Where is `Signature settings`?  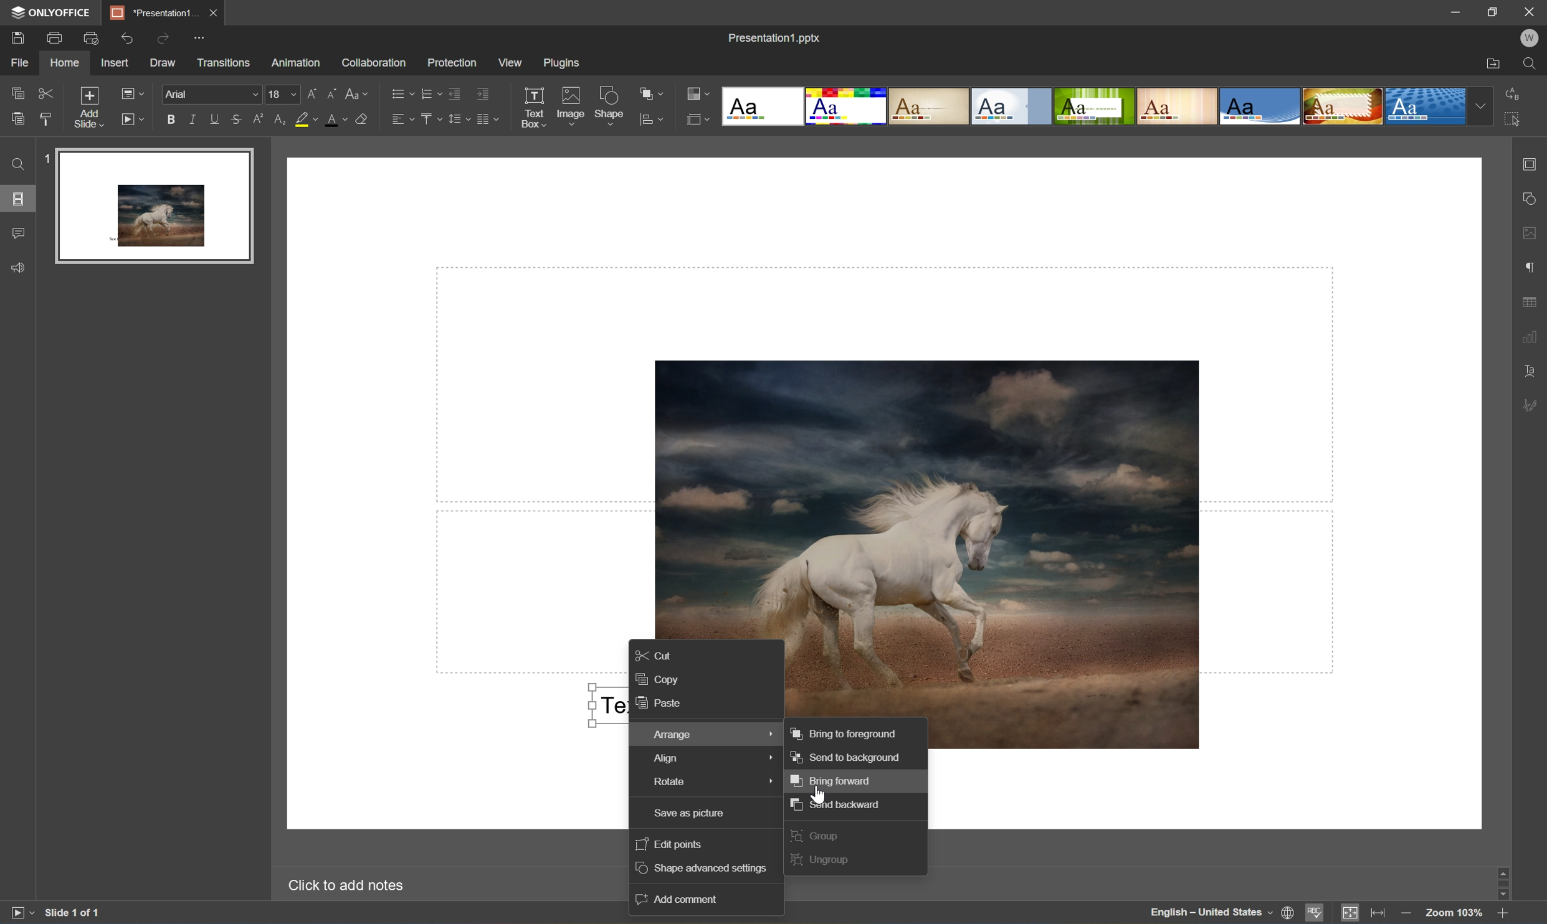 Signature settings is located at coordinates (1531, 405).